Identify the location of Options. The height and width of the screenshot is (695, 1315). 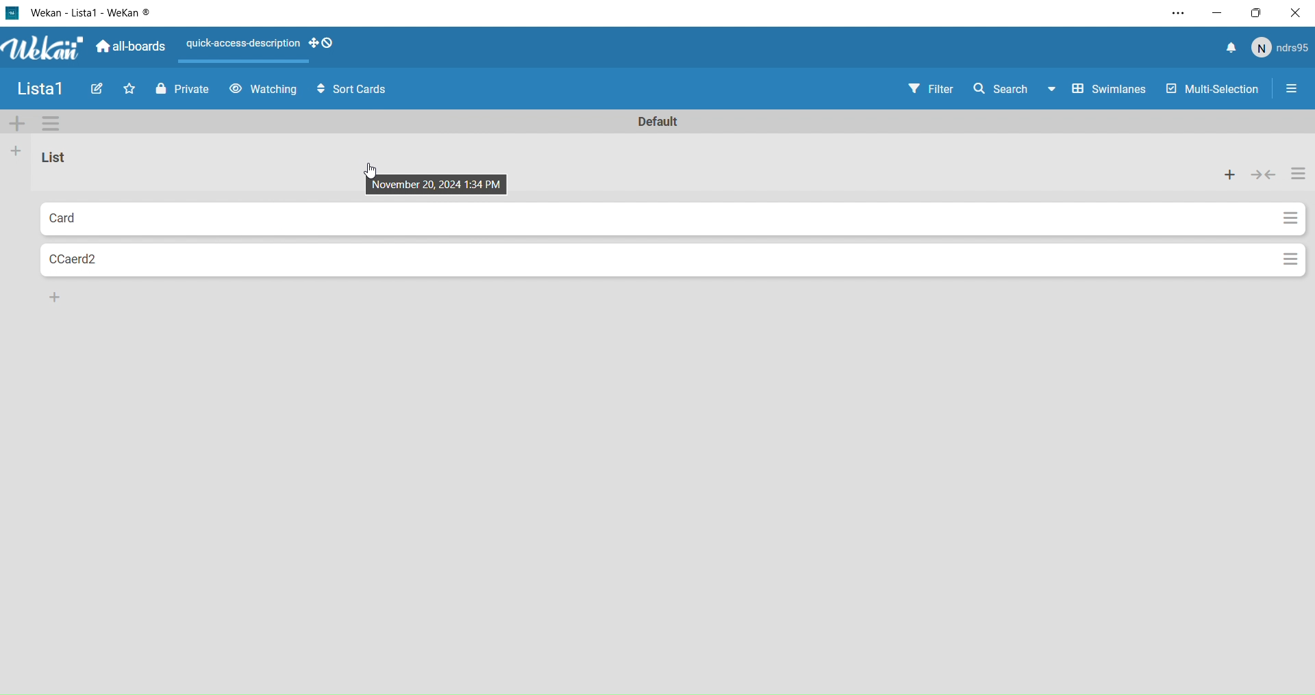
(1281, 218).